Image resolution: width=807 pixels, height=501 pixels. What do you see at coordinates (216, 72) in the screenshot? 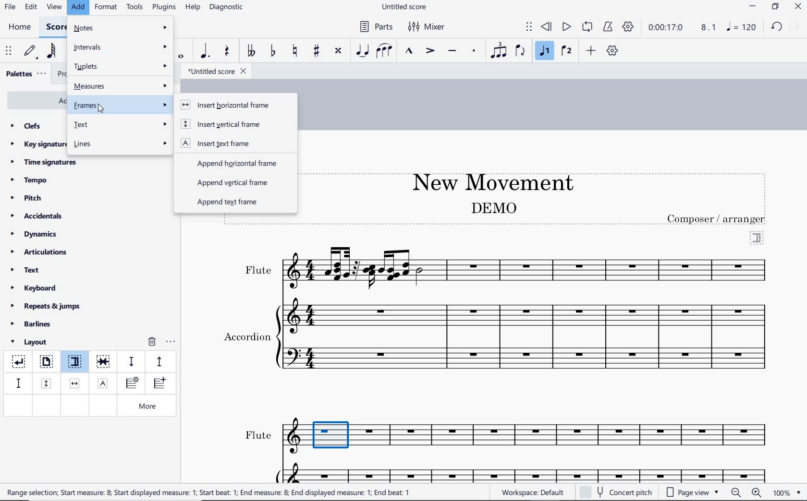
I see `file name` at bounding box center [216, 72].